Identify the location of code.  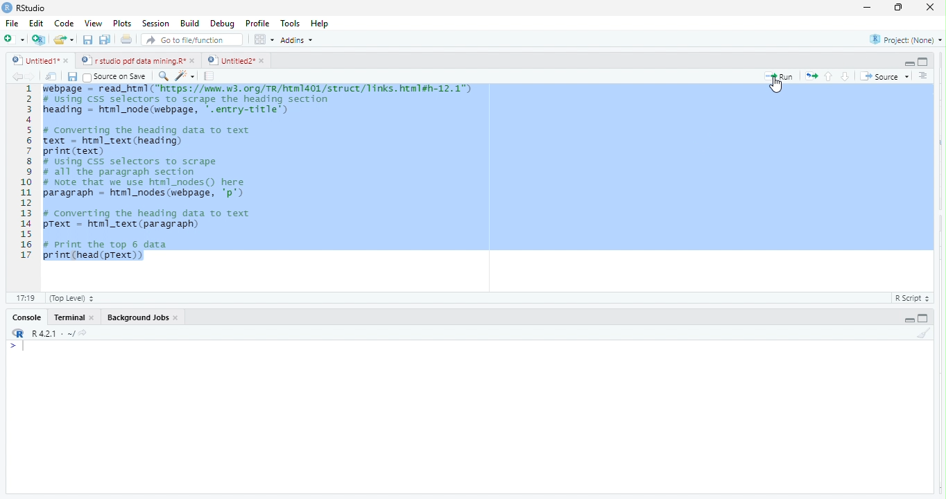
(64, 24).